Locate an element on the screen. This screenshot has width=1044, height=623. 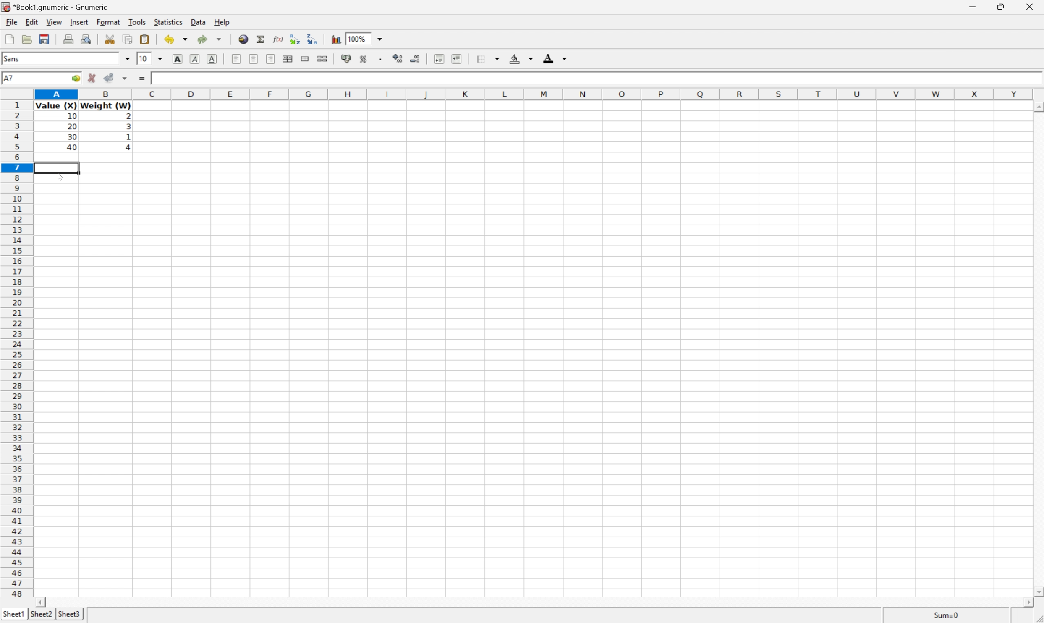
Print current file is located at coordinates (69, 39).